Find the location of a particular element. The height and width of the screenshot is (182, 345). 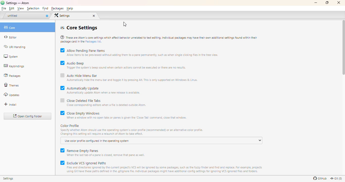

maximize is located at coordinates (327, 2).